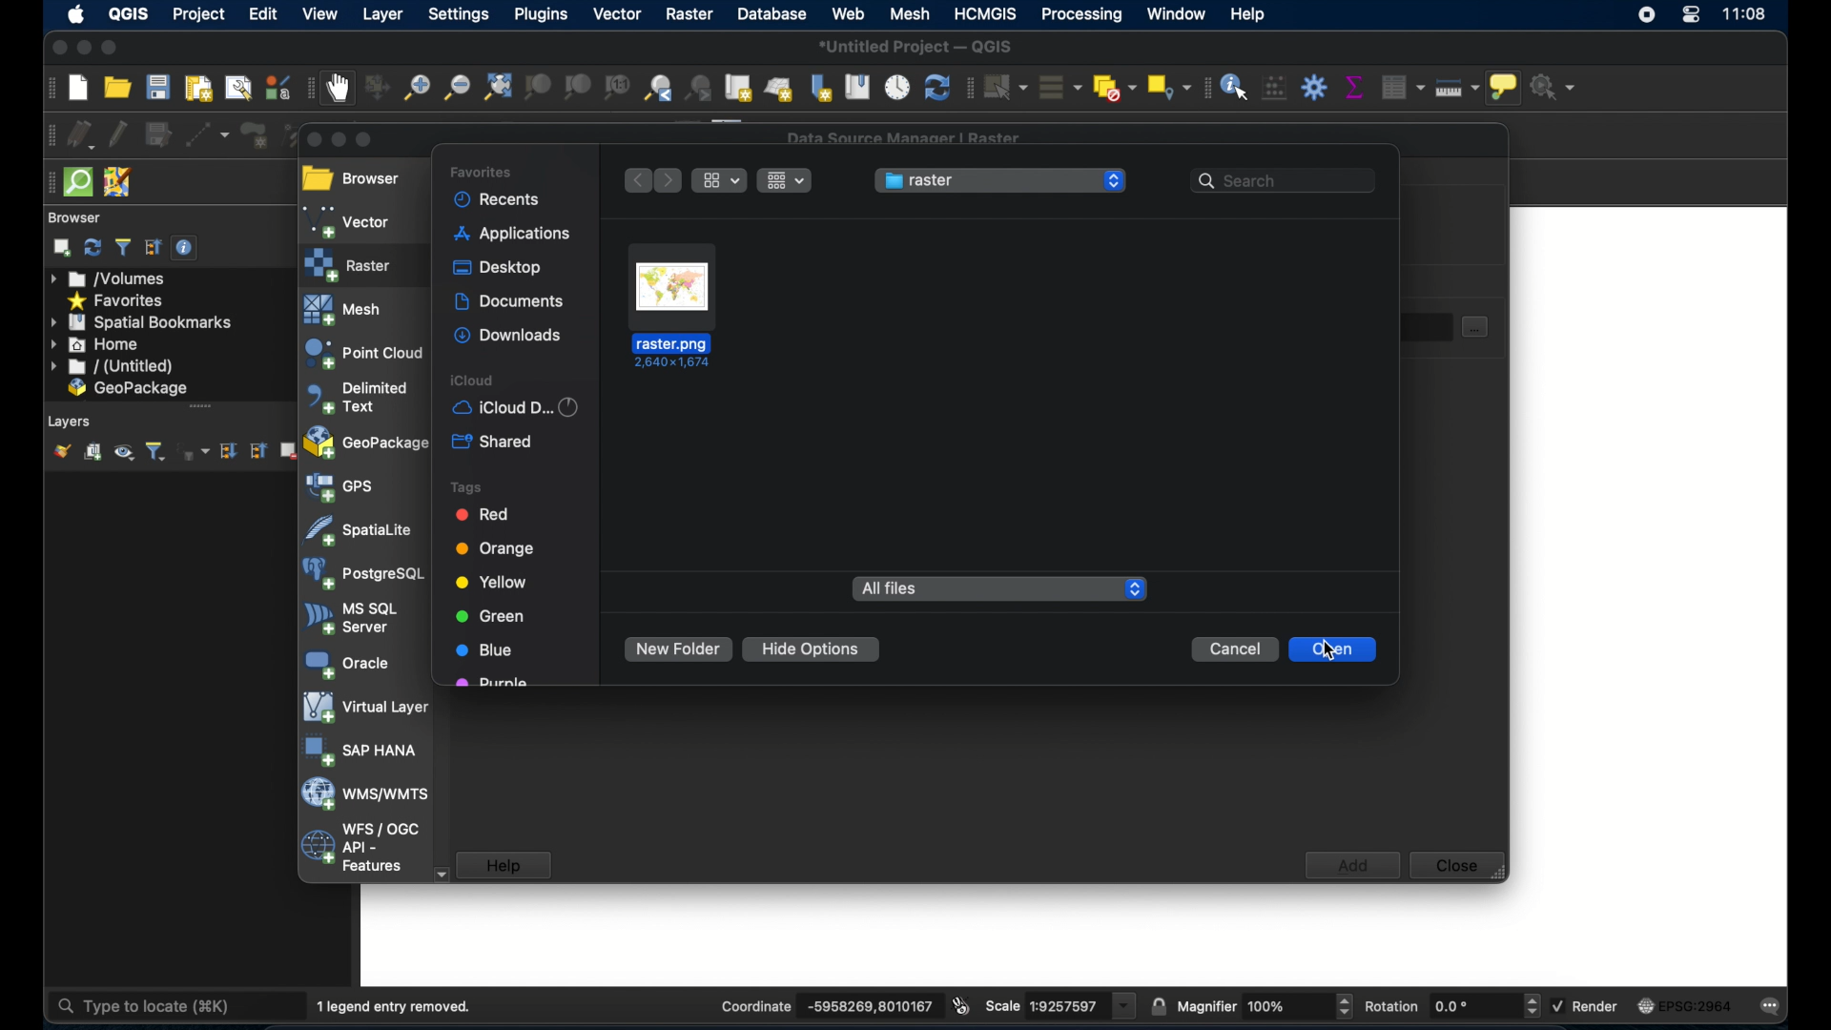 This screenshot has height=1030, width=1831. What do you see at coordinates (157, 132) in the screenshot?
I see `save layer edits` at bounding box center [157, 132].